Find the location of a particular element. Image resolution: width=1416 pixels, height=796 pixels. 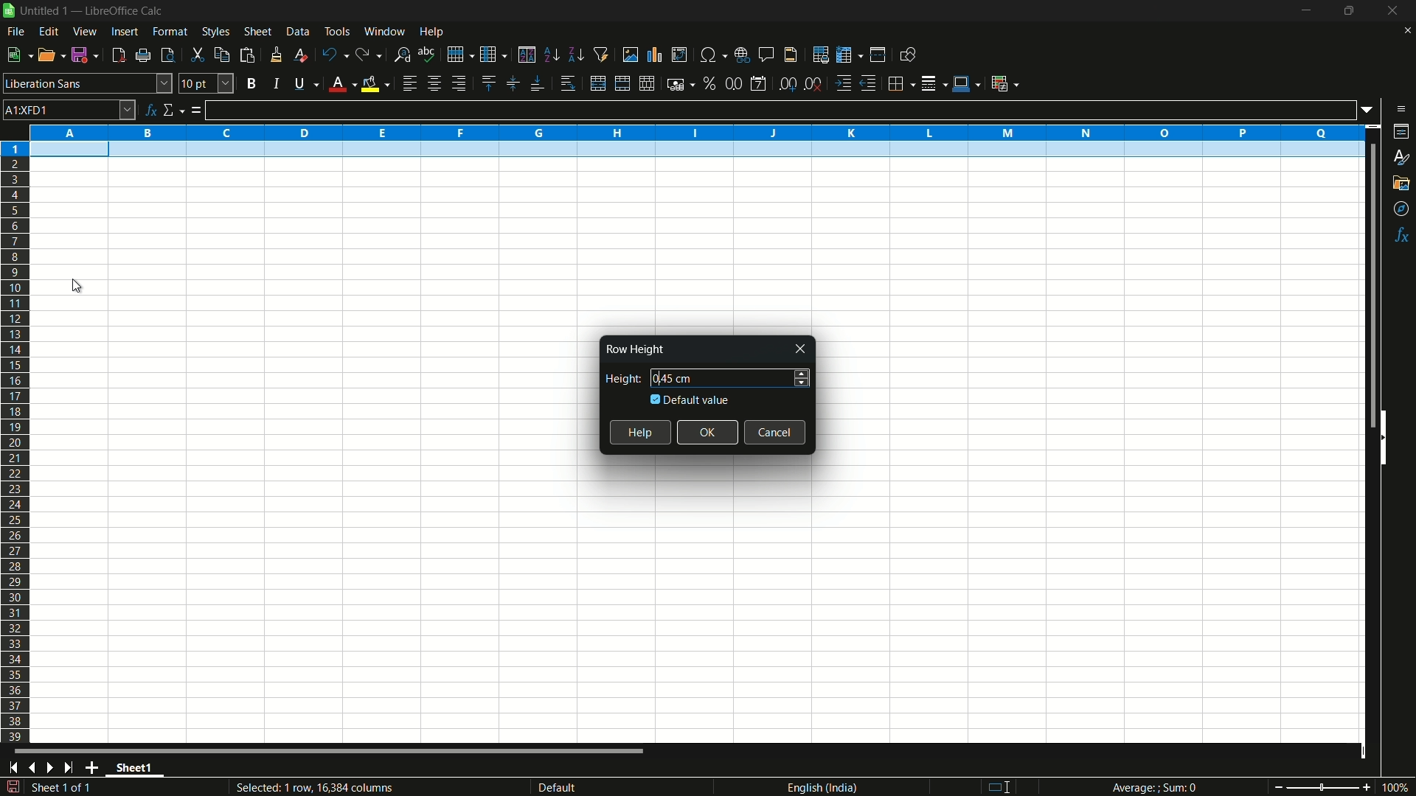

delete decimal place is located at coordinates (814, 84).